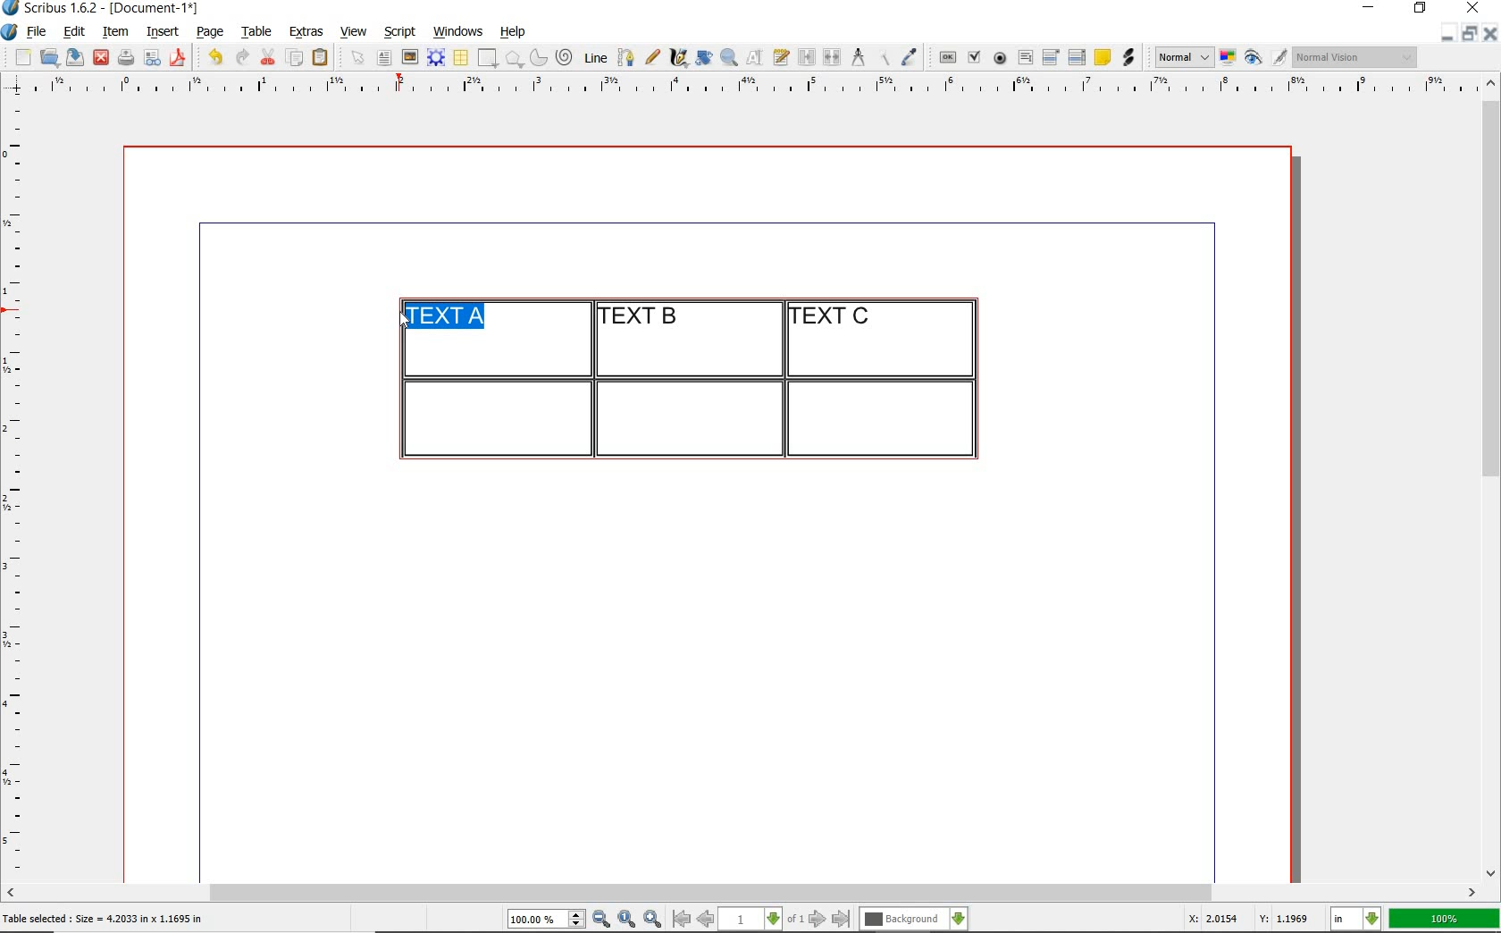 This screenshot has height=933, width=1501. What do you see at coordinates (729, 57) in the screenshot?
I see `zoom in or zoom out` at bounding box center [729, 57].